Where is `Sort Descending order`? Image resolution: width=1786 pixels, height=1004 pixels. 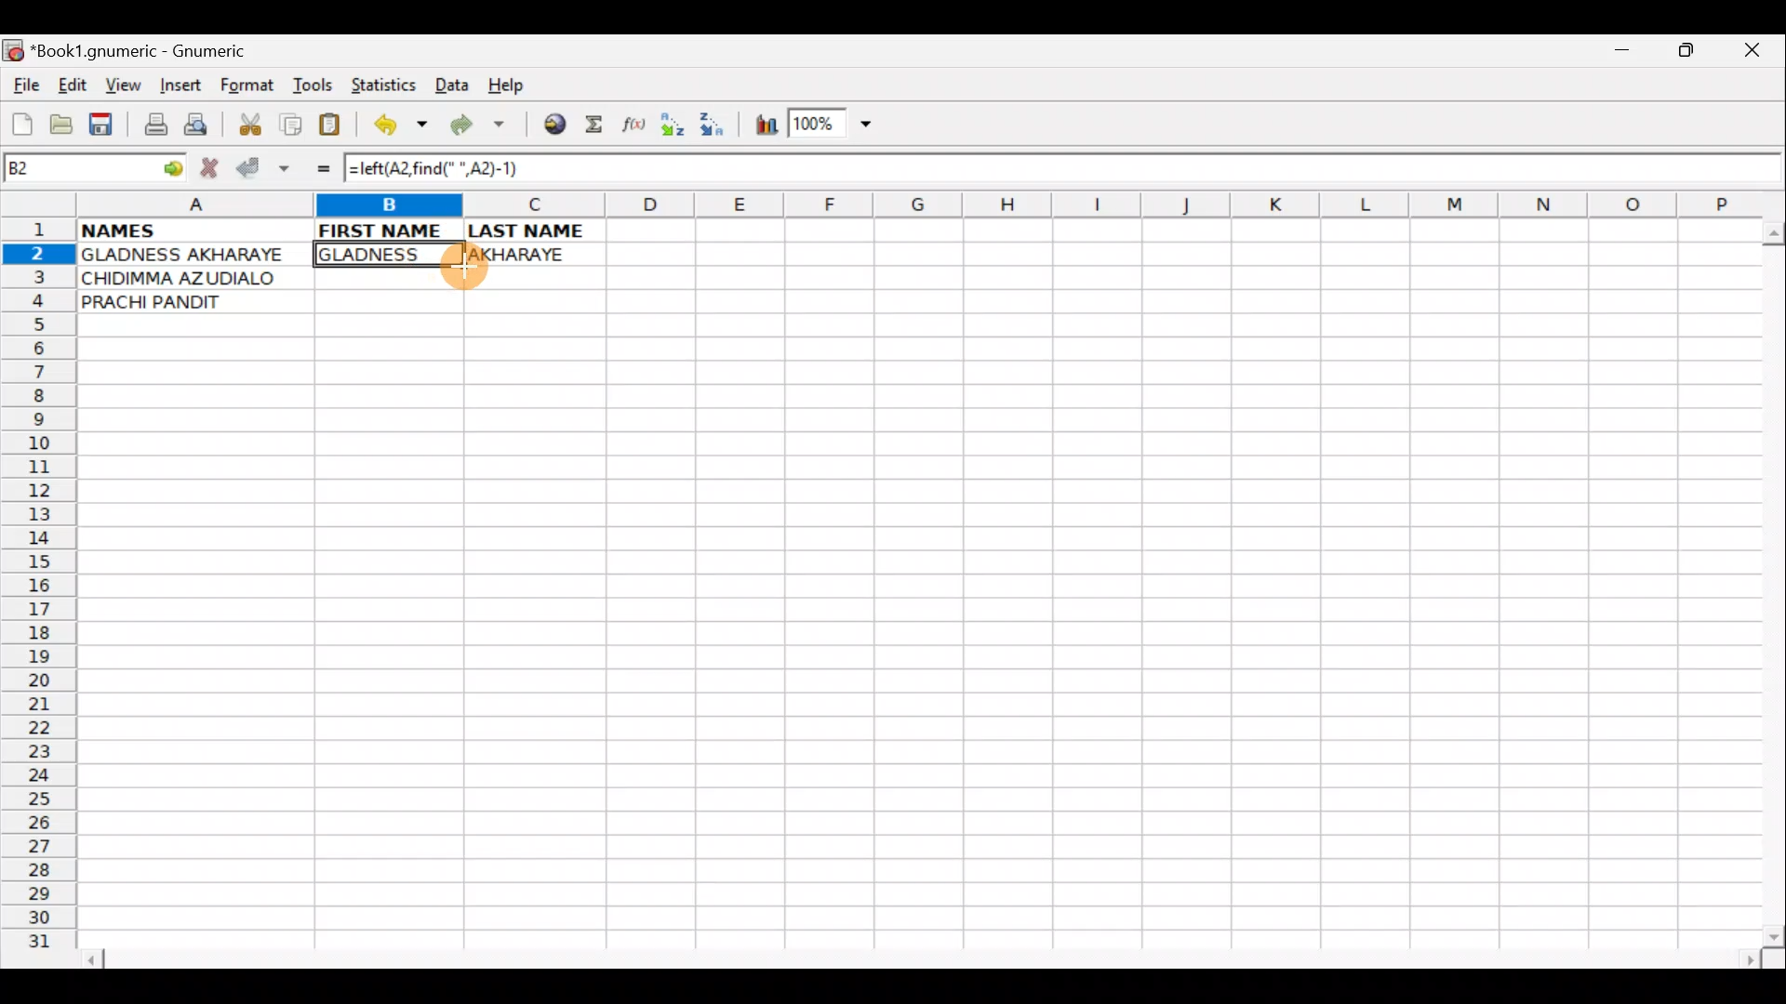 Sort Descending order is located at coordinates (717, 129).